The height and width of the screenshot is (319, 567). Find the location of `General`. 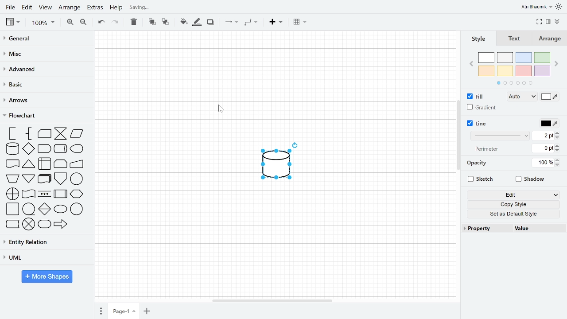

General is located at coordinates (43, 39).